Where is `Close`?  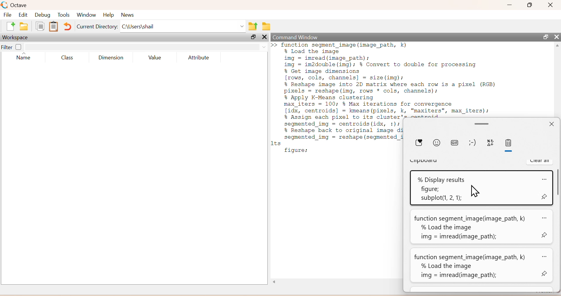 Close is located at coordinates (550, 123).